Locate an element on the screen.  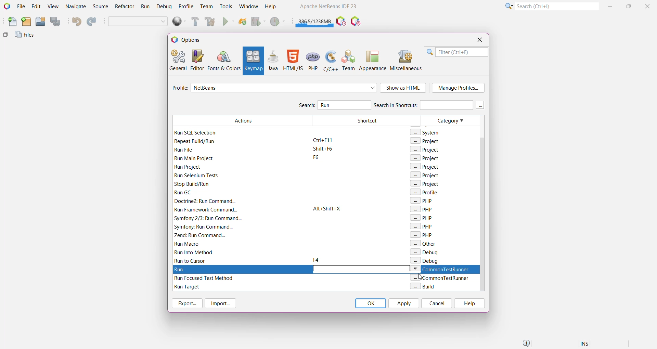
Filtered Actions with Run keyword is located at coordinates (242, 189).